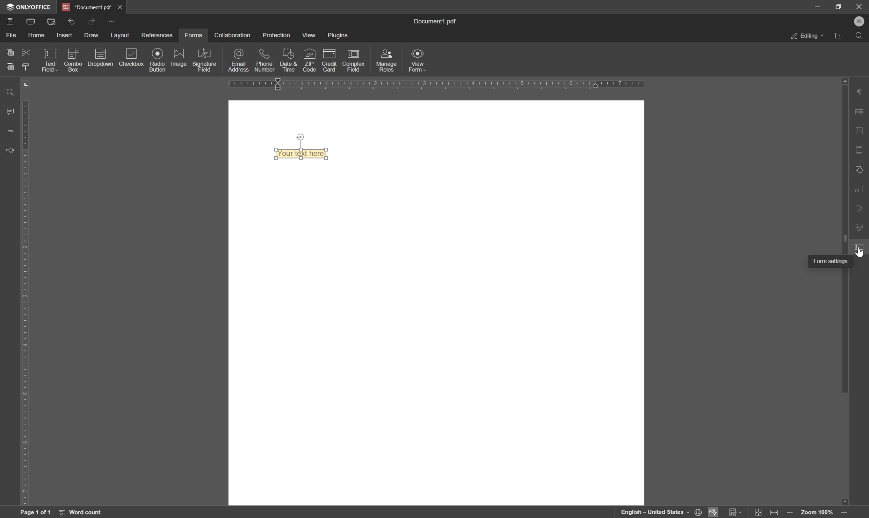 This screenshot has width=869, height=518. I want to click on radio button, so click(157, 60).